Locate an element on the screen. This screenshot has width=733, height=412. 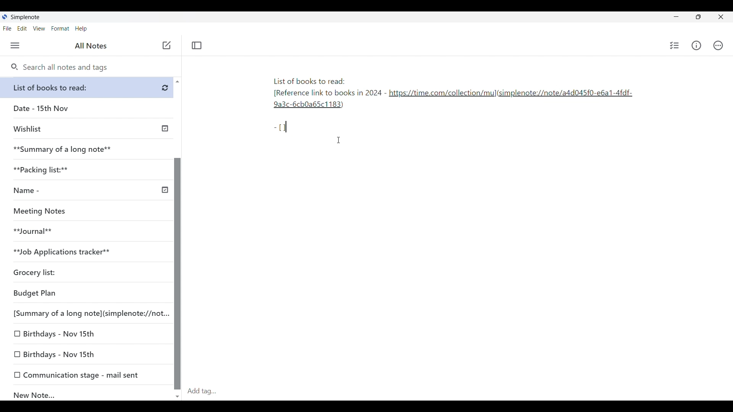
Grocery list: is located at coordinates (84, 274).